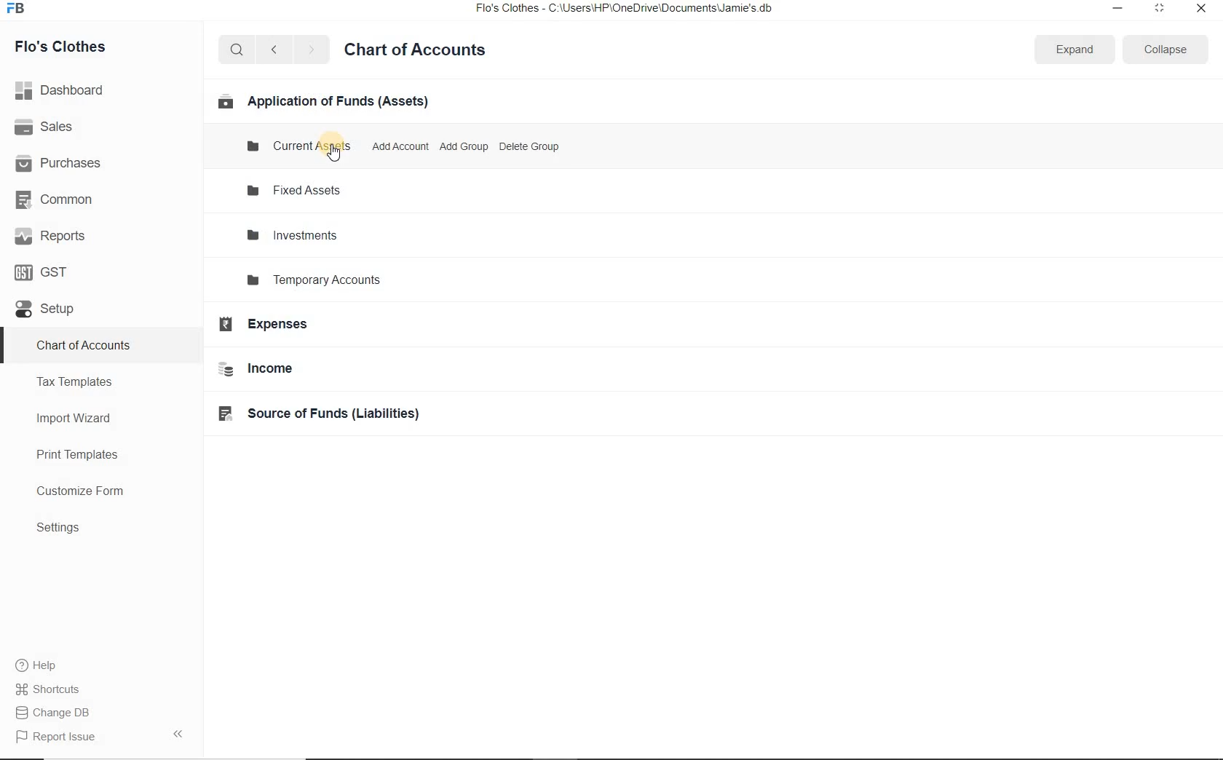 Image resolution: width=1223 pixels, height=760 pixels. What do you see at coordinates (48, 686) in the screenshot?
I see `Shortcuts` at bounding box center [48, 686].